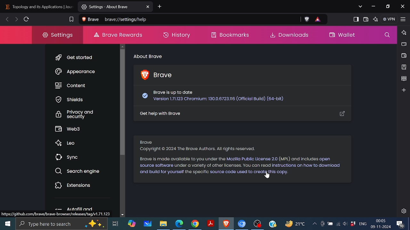 The image size is (410, 230). What do you see at coordinates (272, 177) in the screenshot?
I see `cursor` at bounding box center [272, 177].